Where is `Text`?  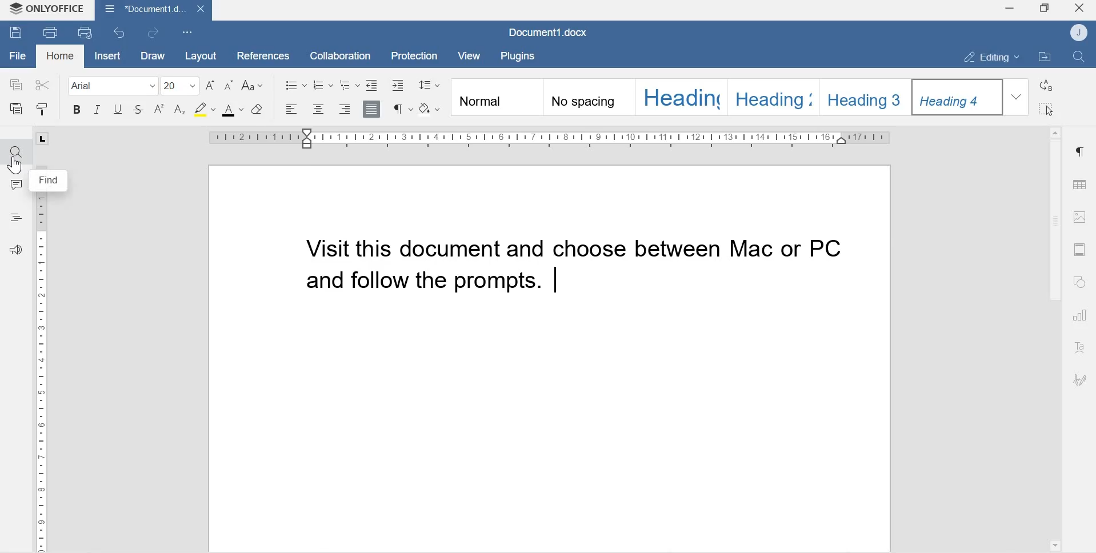
Text is located at coordinates (1081, 348).